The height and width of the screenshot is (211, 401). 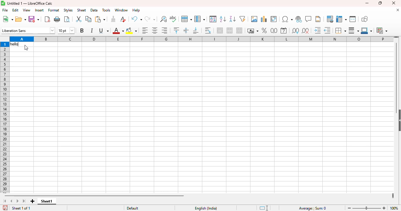 I want to click on font name, so click(x=28, y=30).